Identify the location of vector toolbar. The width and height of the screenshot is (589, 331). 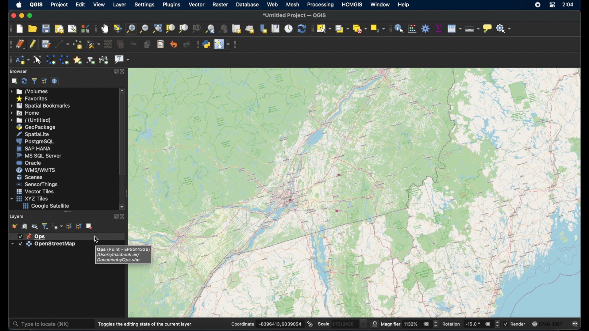
(237, 44).